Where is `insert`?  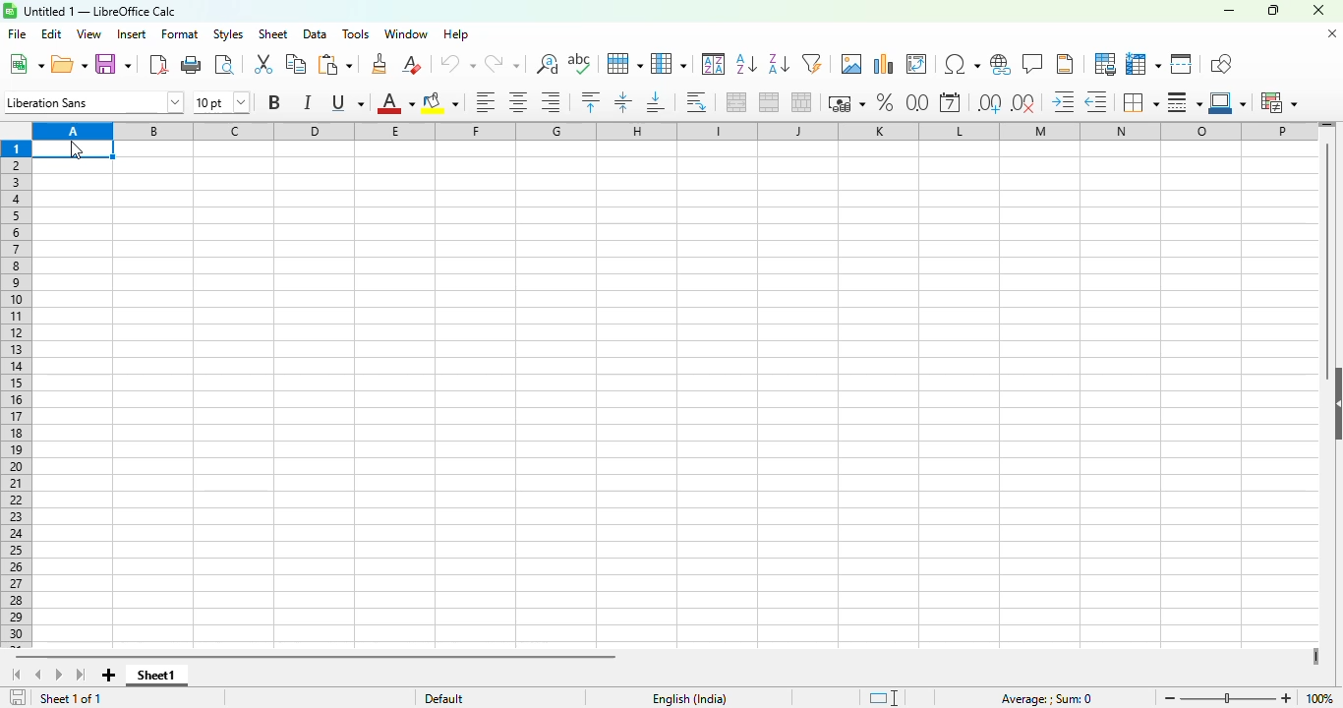 insert is located at coordinates (132, 33).